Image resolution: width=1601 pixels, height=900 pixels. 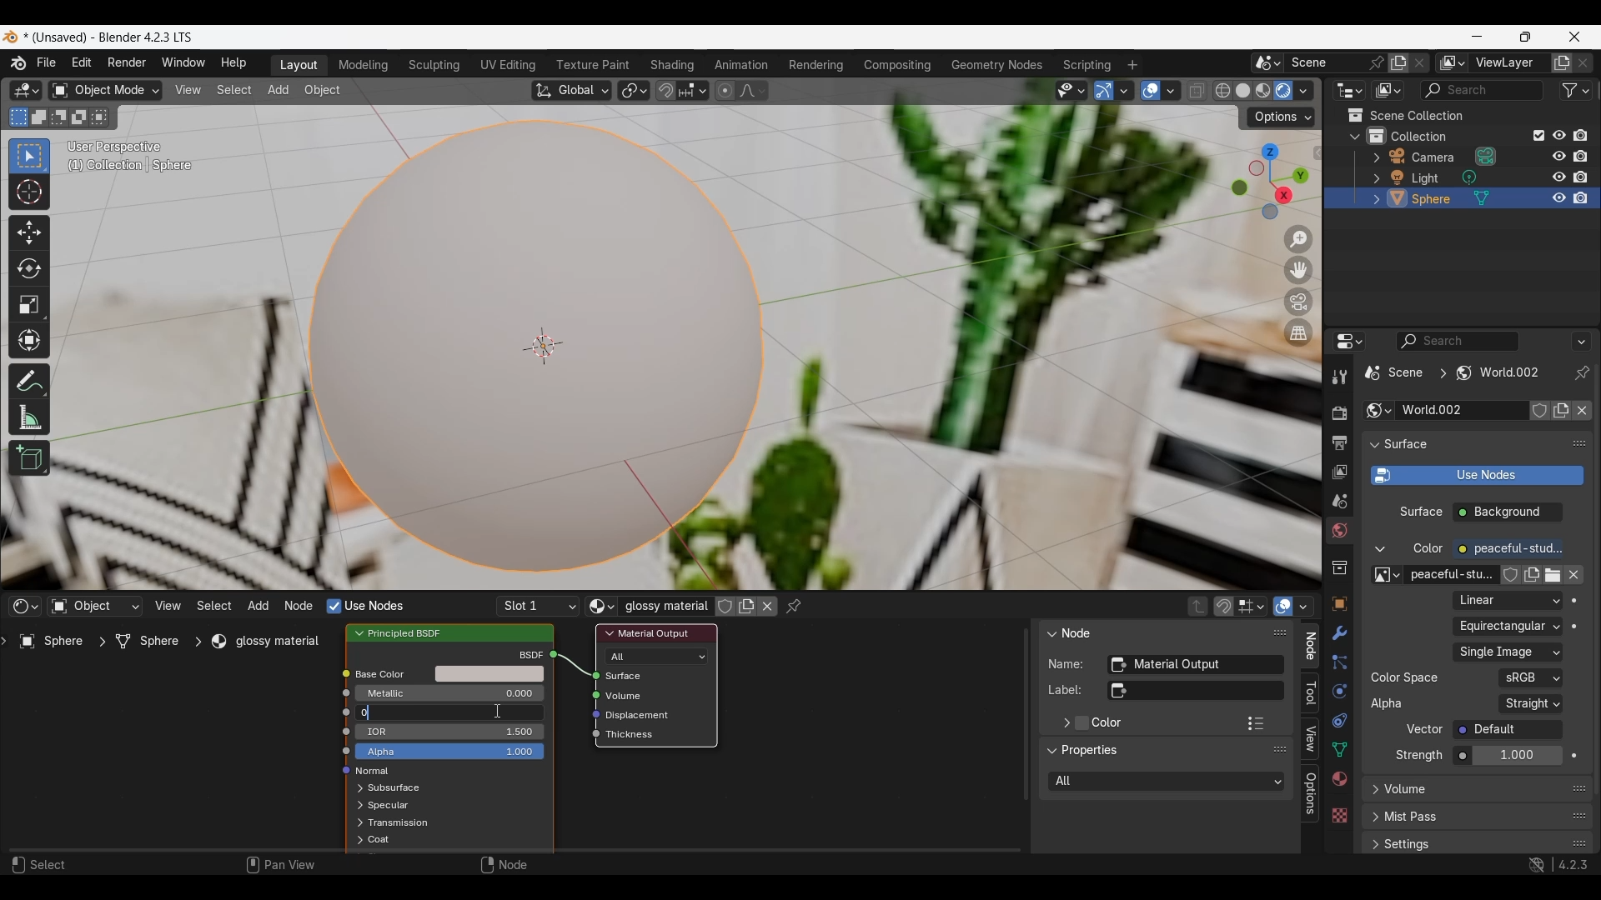 What do you see at coordinates (1539, 410) in the screenshot?
I see `Fake user` at bounding box center [1539, 410].